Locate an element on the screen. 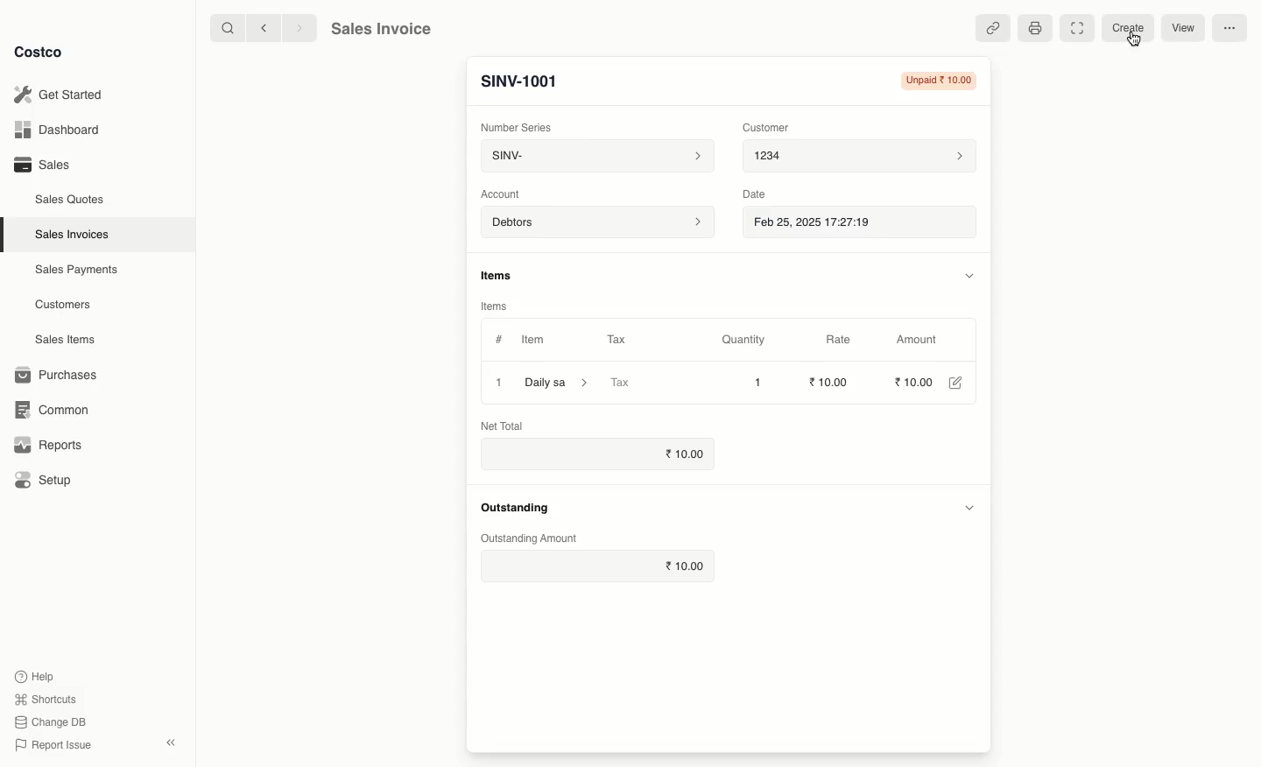  More options is located at coordinates (1231, 26).